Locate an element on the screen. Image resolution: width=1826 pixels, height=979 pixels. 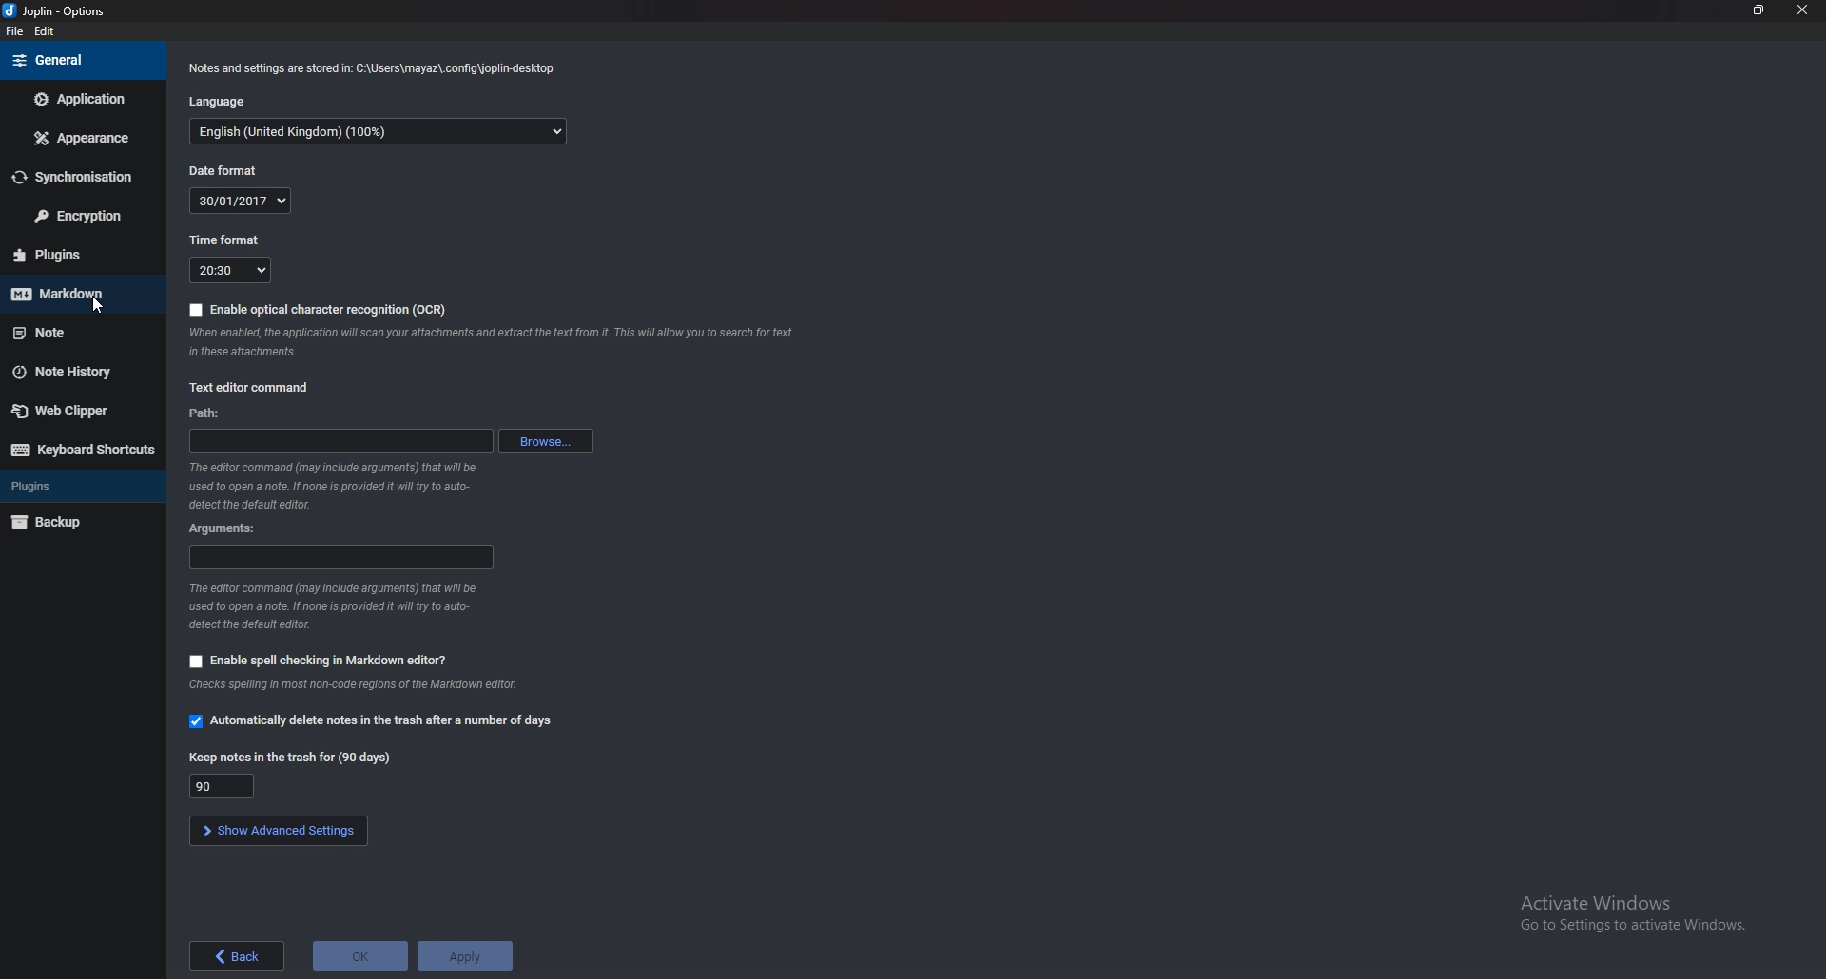
ok is located at coordinates (359, 955).